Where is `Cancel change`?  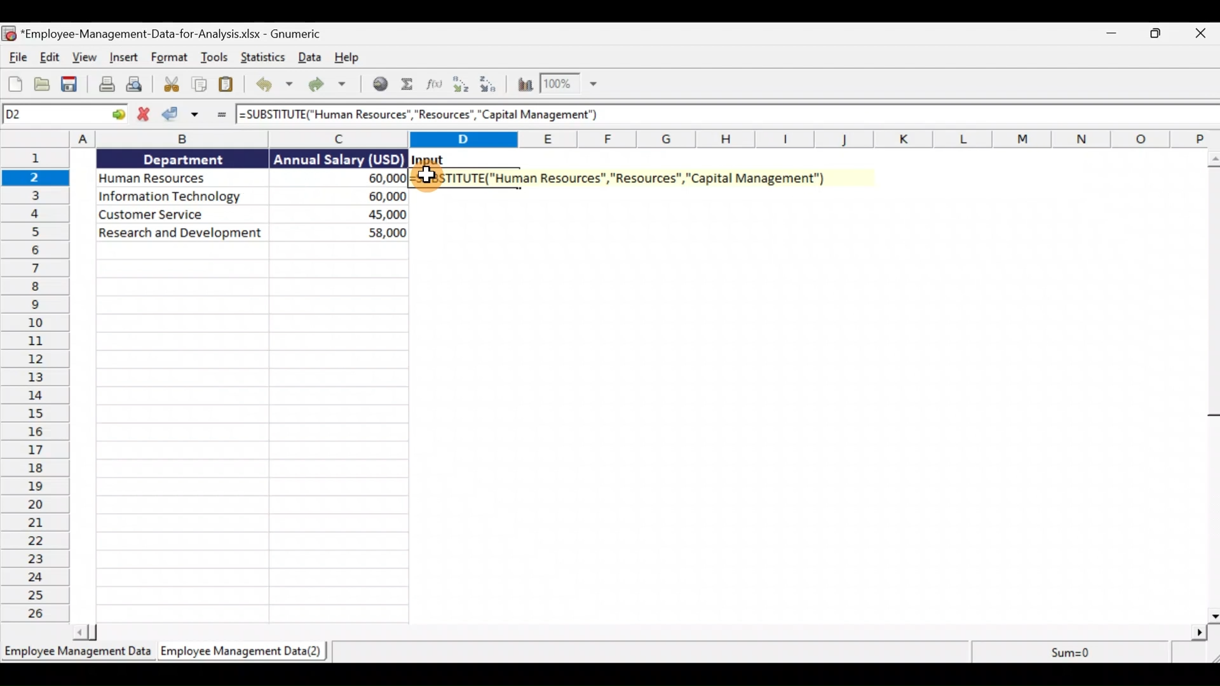
Cancel change is located at coordinates (140, 118).